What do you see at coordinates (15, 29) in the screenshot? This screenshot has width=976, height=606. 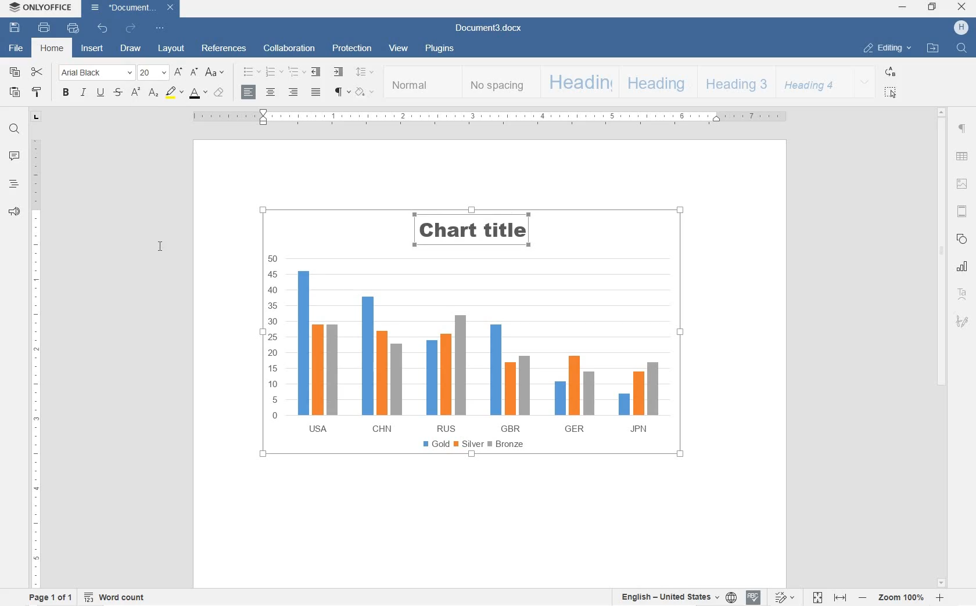 I see `SAVE` at bounding box center [15, 29].